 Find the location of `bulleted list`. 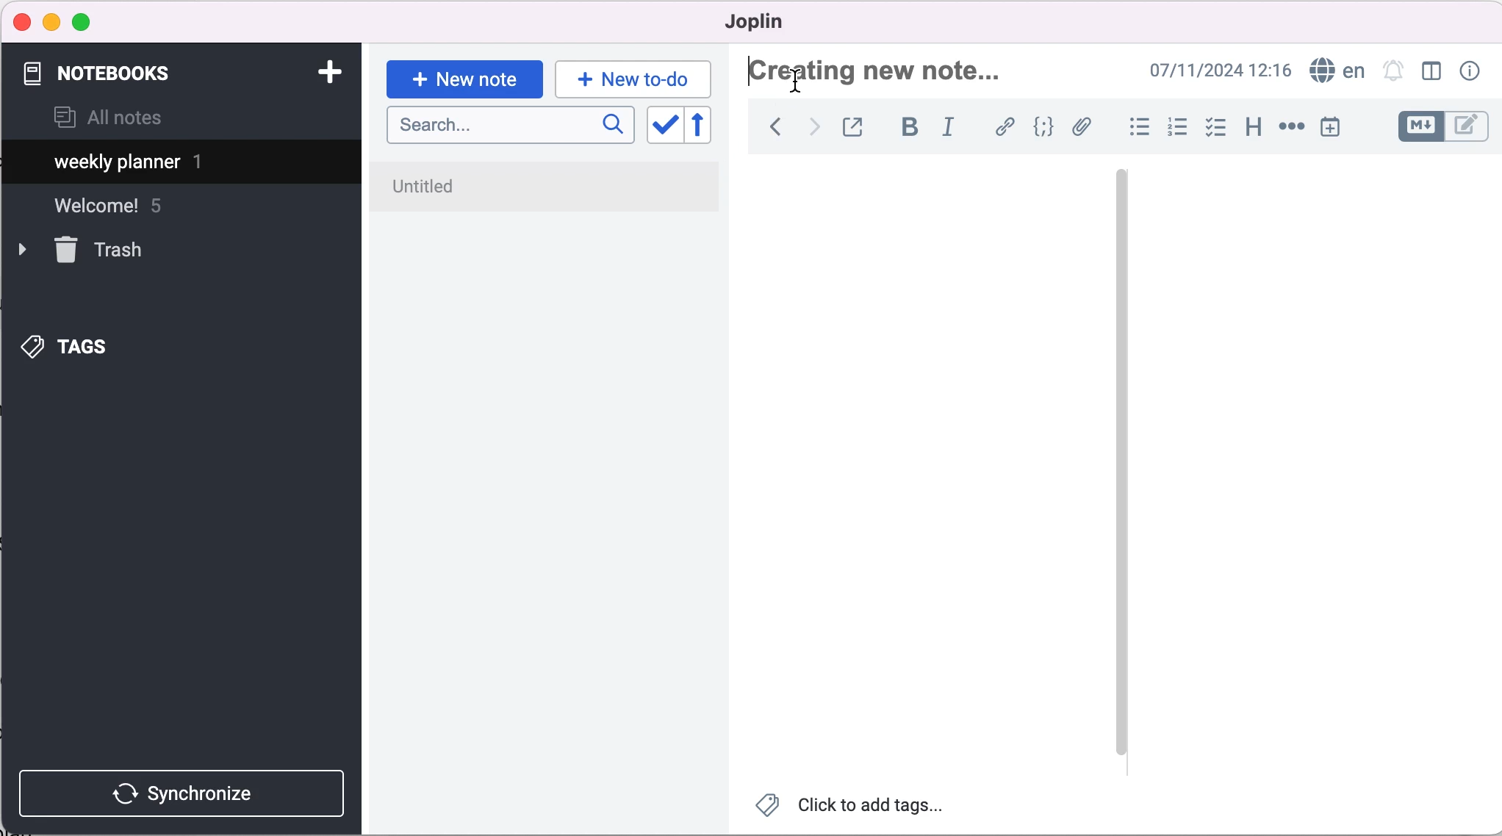

bulleted list is located at coordinates (1137, 128).